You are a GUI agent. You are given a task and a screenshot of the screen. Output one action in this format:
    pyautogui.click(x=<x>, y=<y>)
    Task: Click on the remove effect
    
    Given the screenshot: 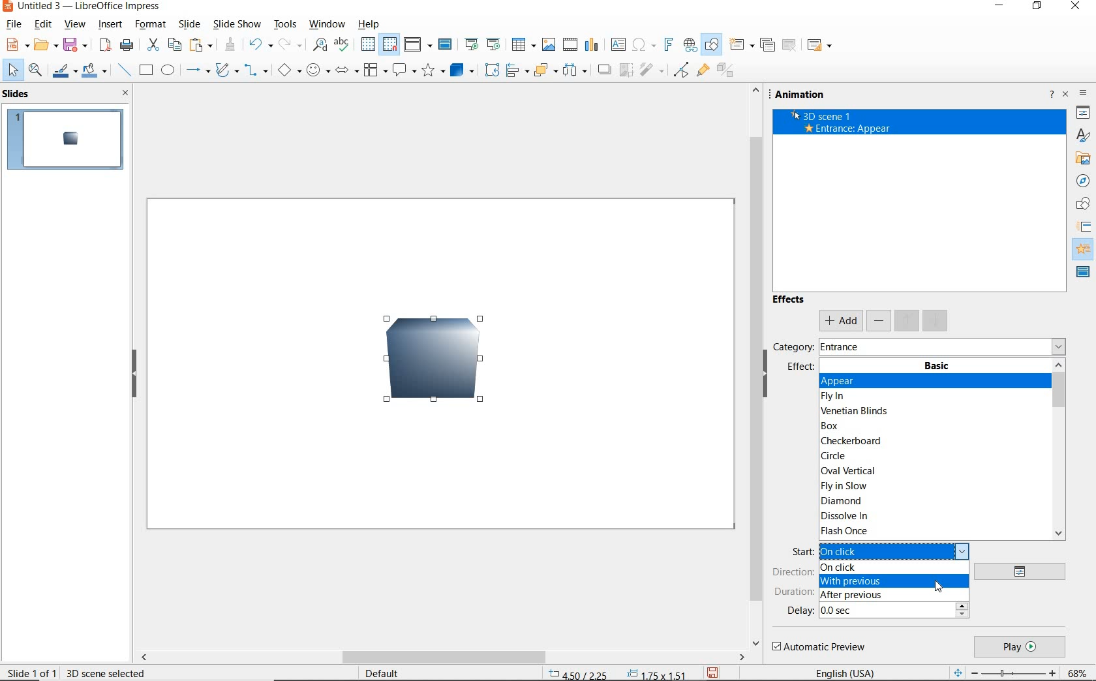 What is the action you would take?
    pyautogui.click(x=879, y=320)
    